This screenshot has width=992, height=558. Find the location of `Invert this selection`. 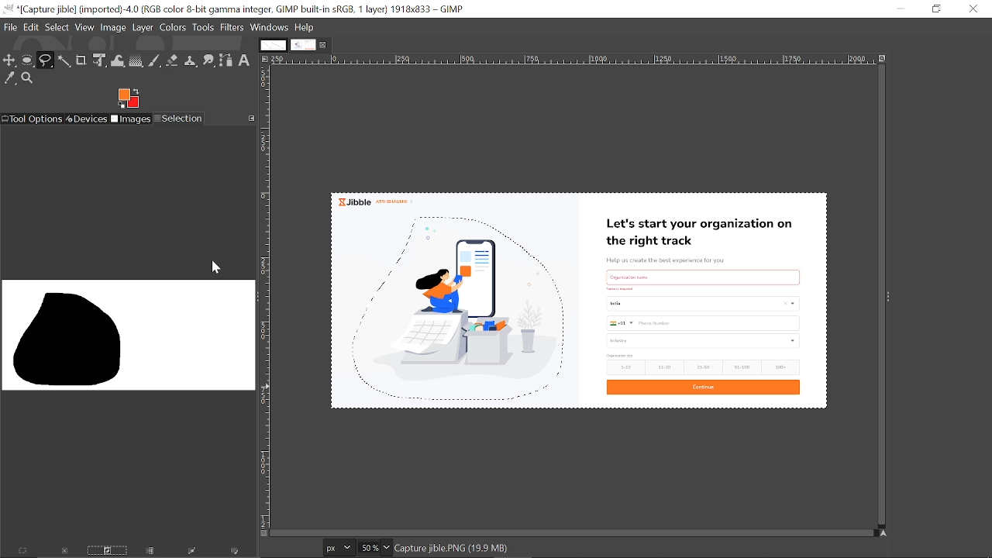

Invert this selection is located at coordinates (105, 552).